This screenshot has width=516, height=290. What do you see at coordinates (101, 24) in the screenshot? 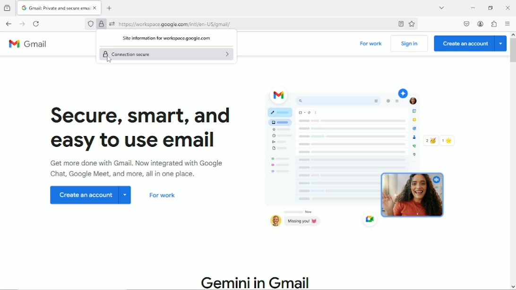
I see `Verified by Google Trust Services` at bounding box center [101, 24].